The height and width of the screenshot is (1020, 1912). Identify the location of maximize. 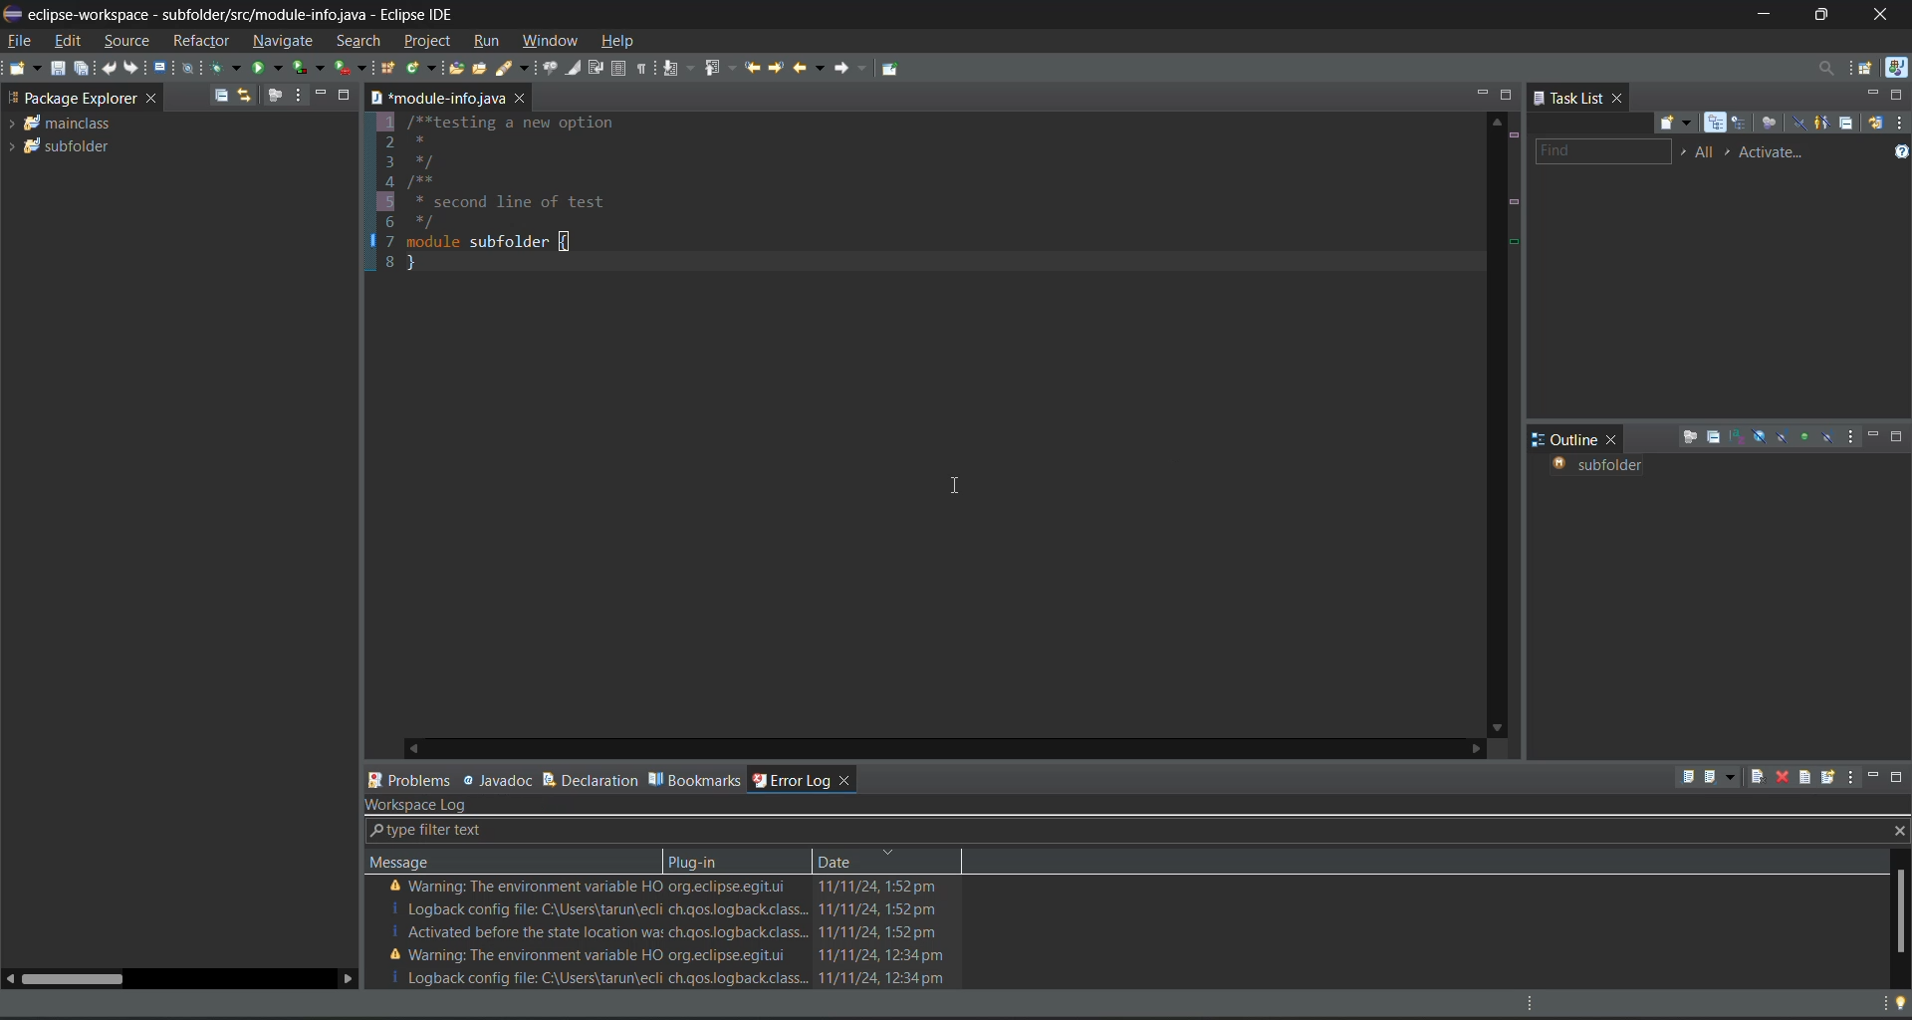
(1895, 95).